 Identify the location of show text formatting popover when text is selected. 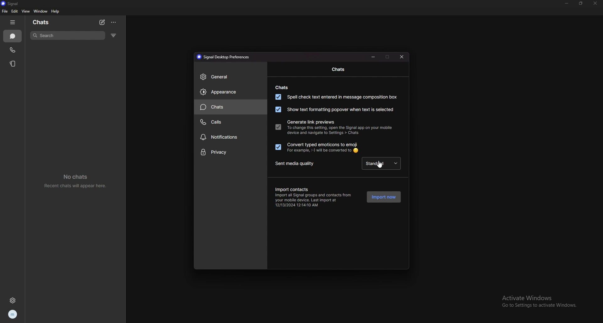
(334, 110).